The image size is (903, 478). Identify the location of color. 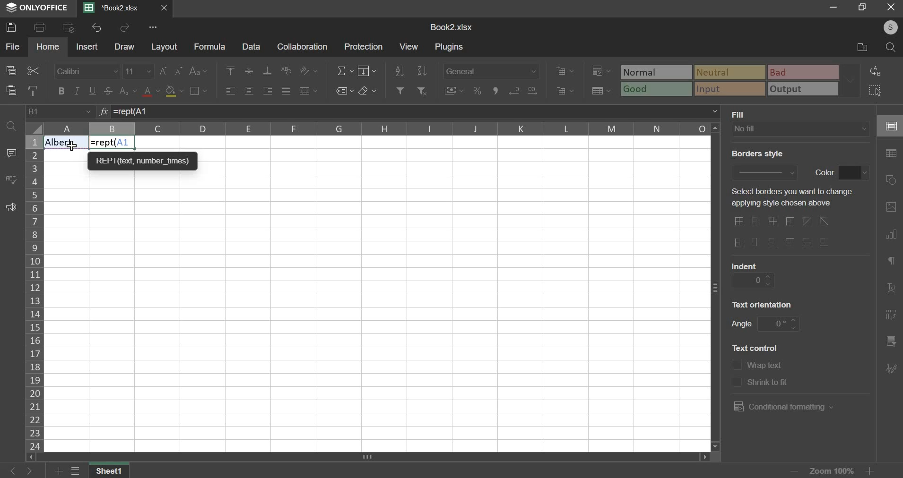
(855, 172).